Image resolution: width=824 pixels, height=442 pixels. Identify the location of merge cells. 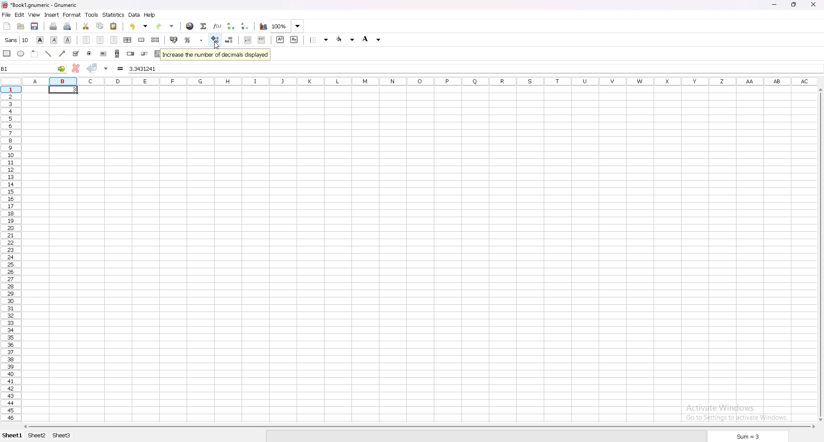
(141, 40).